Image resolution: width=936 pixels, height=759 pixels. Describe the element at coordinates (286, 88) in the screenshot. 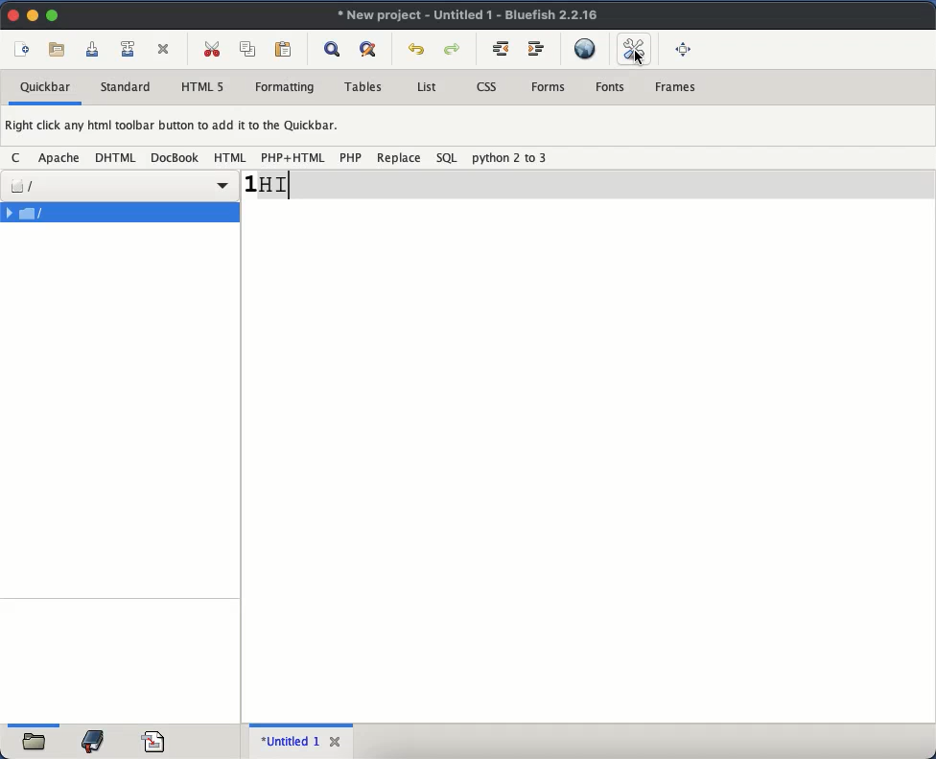

I see `formatting` at that location.